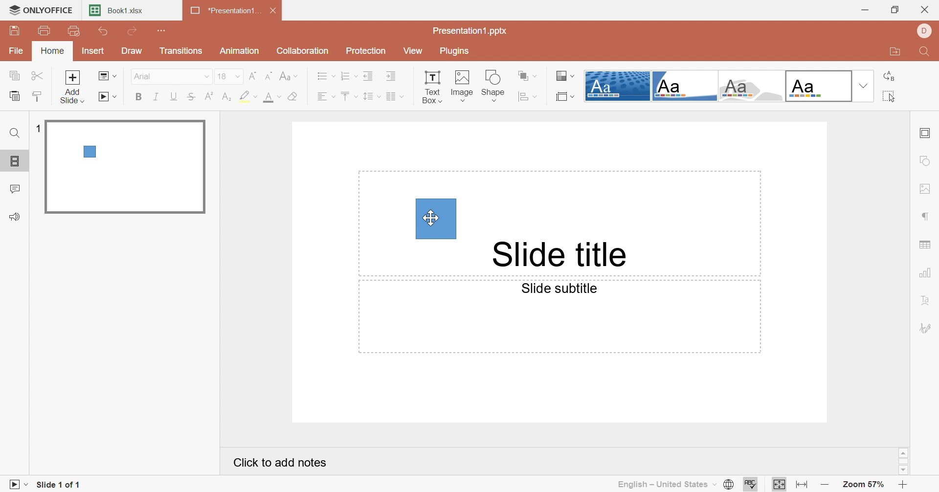  What do you see at coordinates (17, 52) in the screenshot?
I see `File` at bounding box center [17, 52].